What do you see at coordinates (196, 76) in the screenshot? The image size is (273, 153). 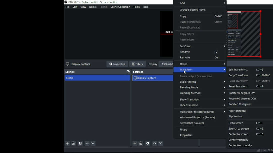 I see `Resize output` at bounding box center [196, 76].